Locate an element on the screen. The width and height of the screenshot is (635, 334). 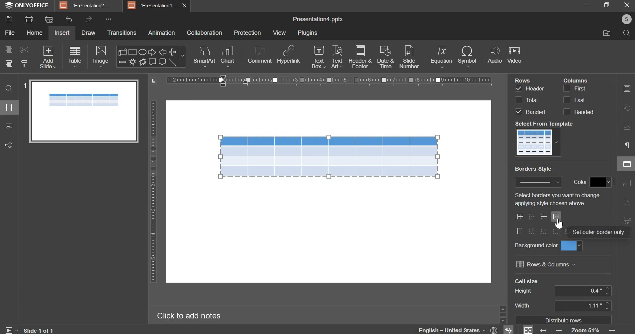
rows is located at coordinates (522, 80).